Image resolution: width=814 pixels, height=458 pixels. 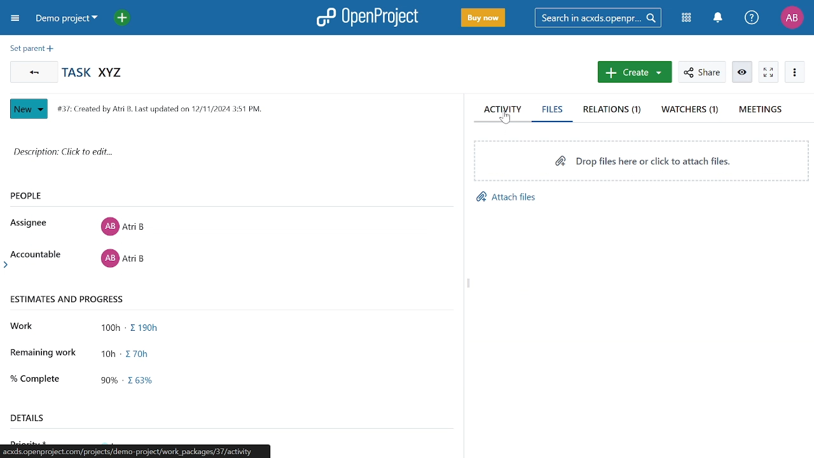 I want to click on Go back, so click(x=33, y=72).